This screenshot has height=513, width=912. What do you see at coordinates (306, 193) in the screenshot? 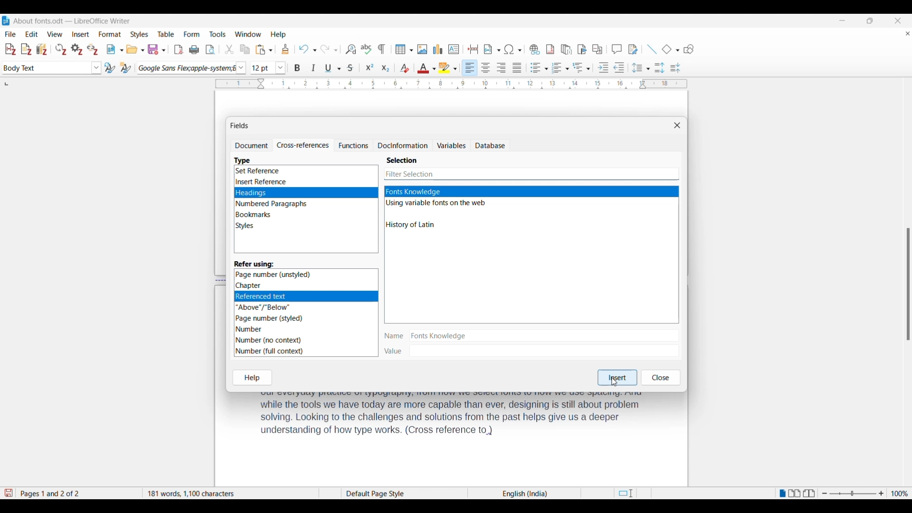
I see `Headings` at bounding box center [306, 193].